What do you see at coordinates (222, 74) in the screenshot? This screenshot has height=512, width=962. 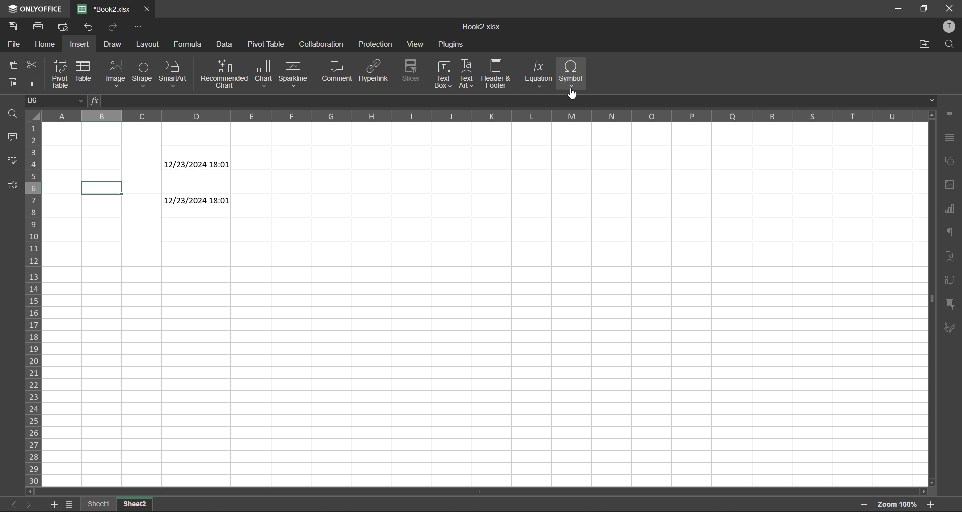 I see `recommended chart` at bounding box center [222, 74].